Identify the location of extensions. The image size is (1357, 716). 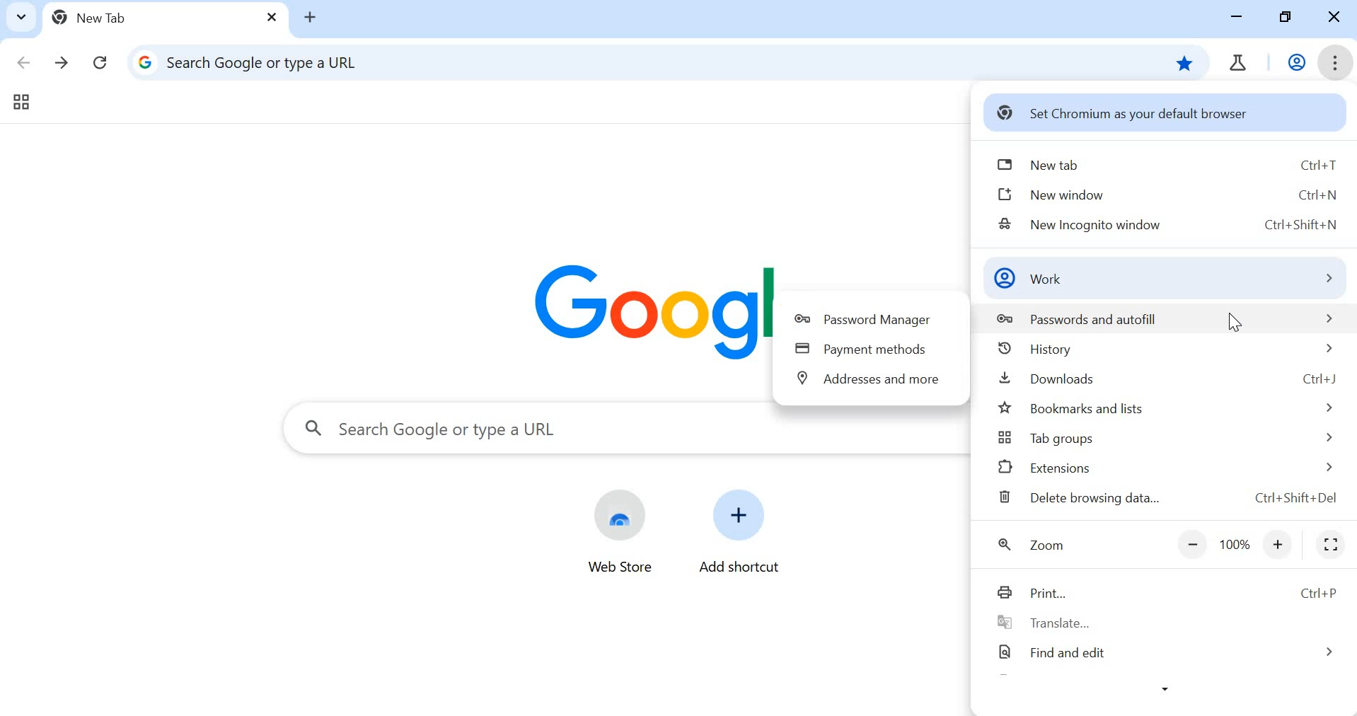
(1167, 470).